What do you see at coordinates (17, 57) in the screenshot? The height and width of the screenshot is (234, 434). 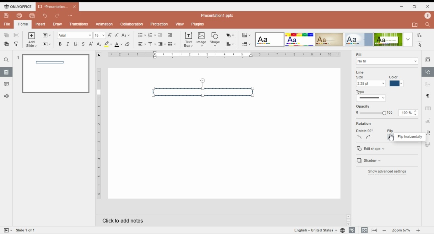 I see `1` at bounding box center [17, 57].